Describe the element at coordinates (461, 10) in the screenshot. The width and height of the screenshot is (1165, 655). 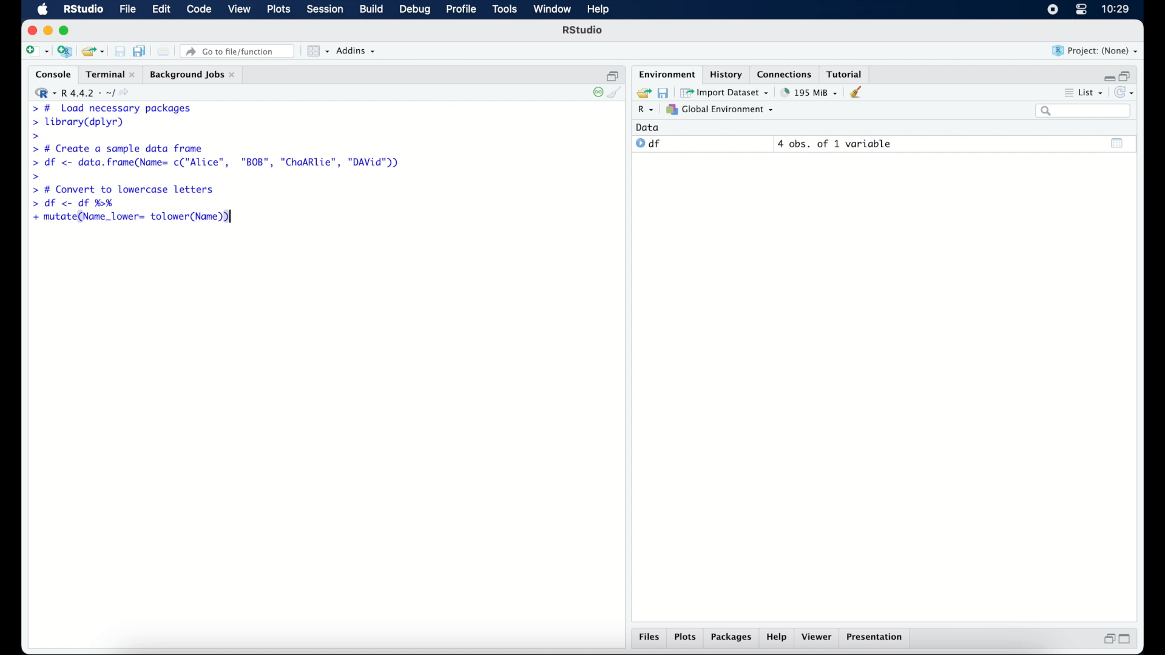
I see `profile` at that location.